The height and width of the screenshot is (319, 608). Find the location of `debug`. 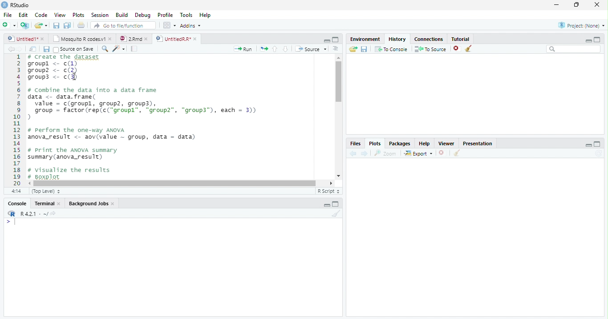

debug is located at coordinates (144, 16).